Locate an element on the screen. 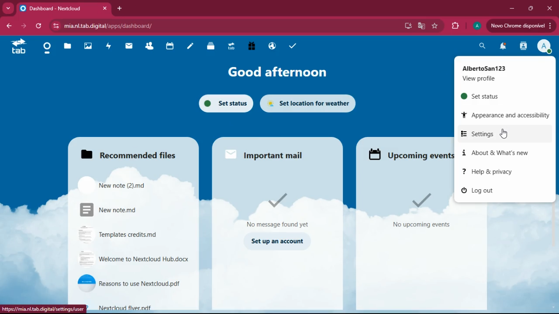 This screenshot has width=559, height=314. help is located at coordinates (501, 172).